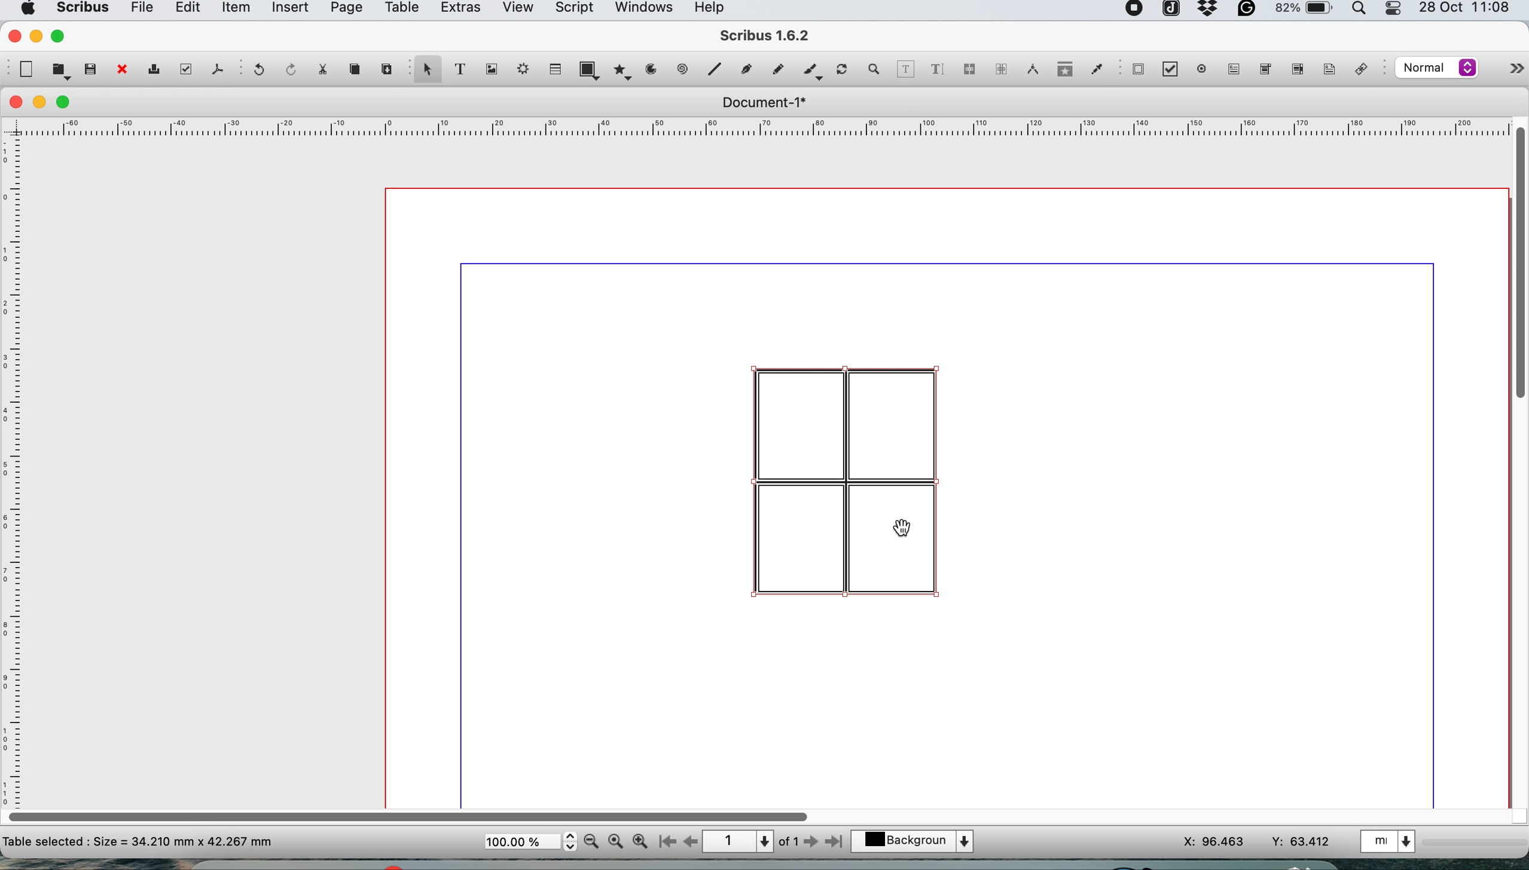 This screenshot has width=1529, height=870. What do you see at coordinates (15, 459) in the screenshot?
I see `vertical scale` at bounding box center [15, 459].